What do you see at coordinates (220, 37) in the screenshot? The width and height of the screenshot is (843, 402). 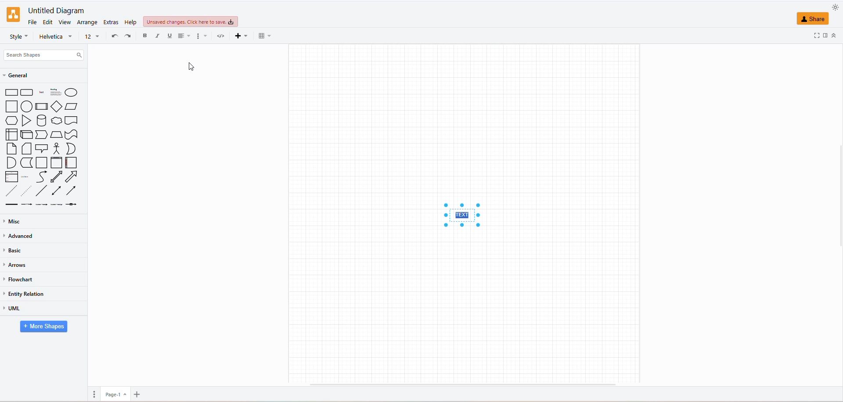 I see `html` at bounding box center [220, 37].